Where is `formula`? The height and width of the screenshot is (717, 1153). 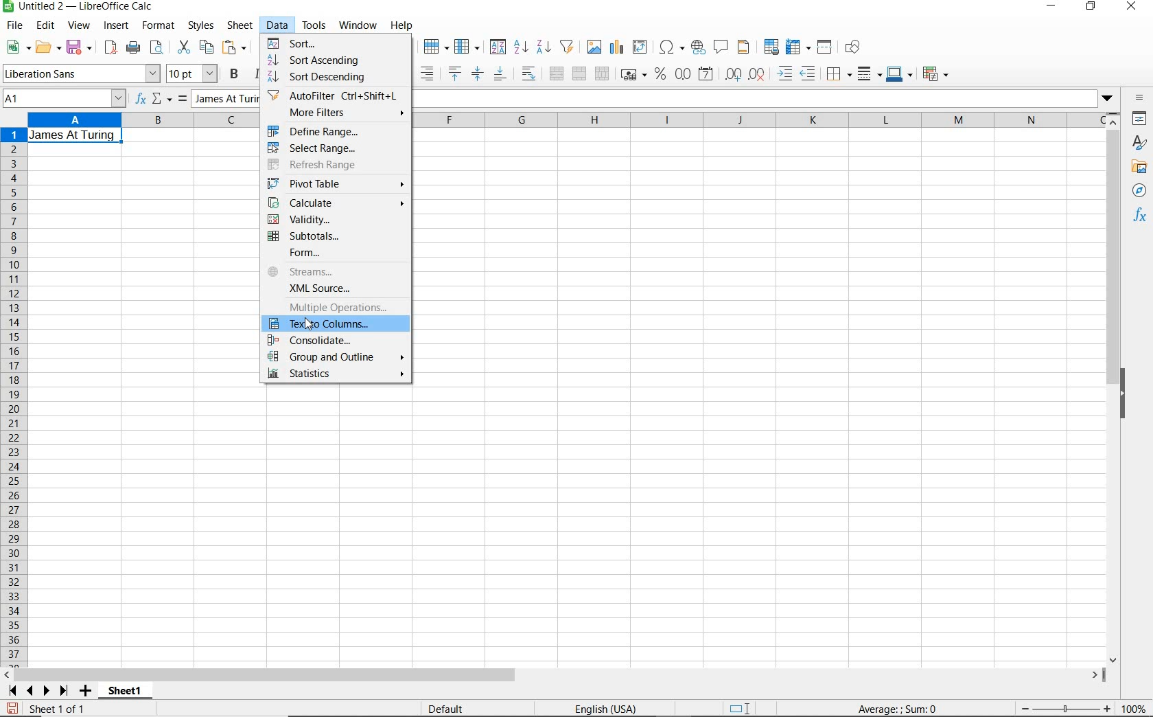 formula is located at coordinates (917, 709).